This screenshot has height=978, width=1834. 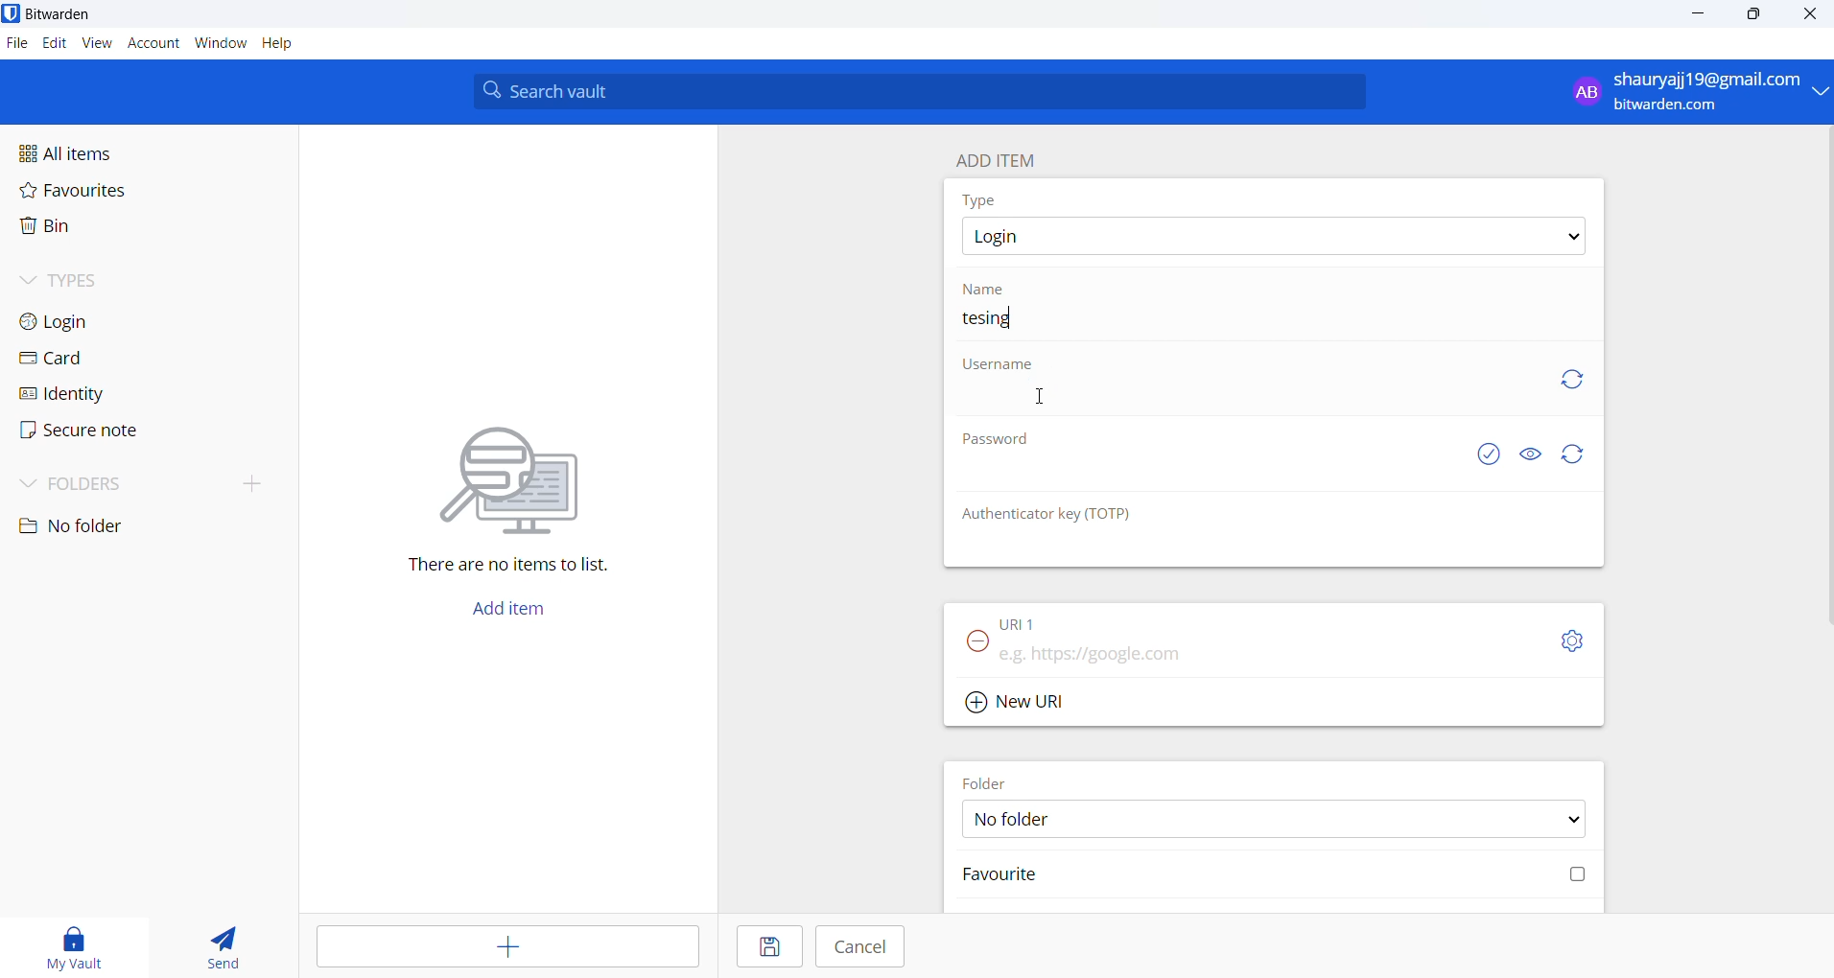 I want to click on sign in and sign out options, so click(x=1694, y=92).